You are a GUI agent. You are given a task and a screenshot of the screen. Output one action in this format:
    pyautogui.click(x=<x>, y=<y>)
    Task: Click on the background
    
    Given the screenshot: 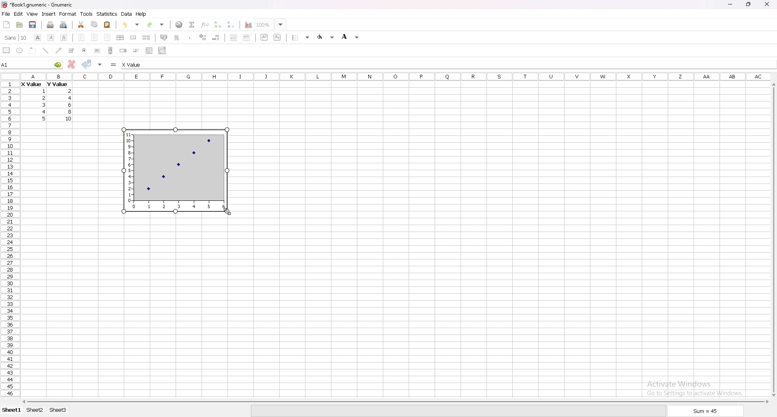 What is the action you would take?
    pyautogui.click(x=350, y=36)
    